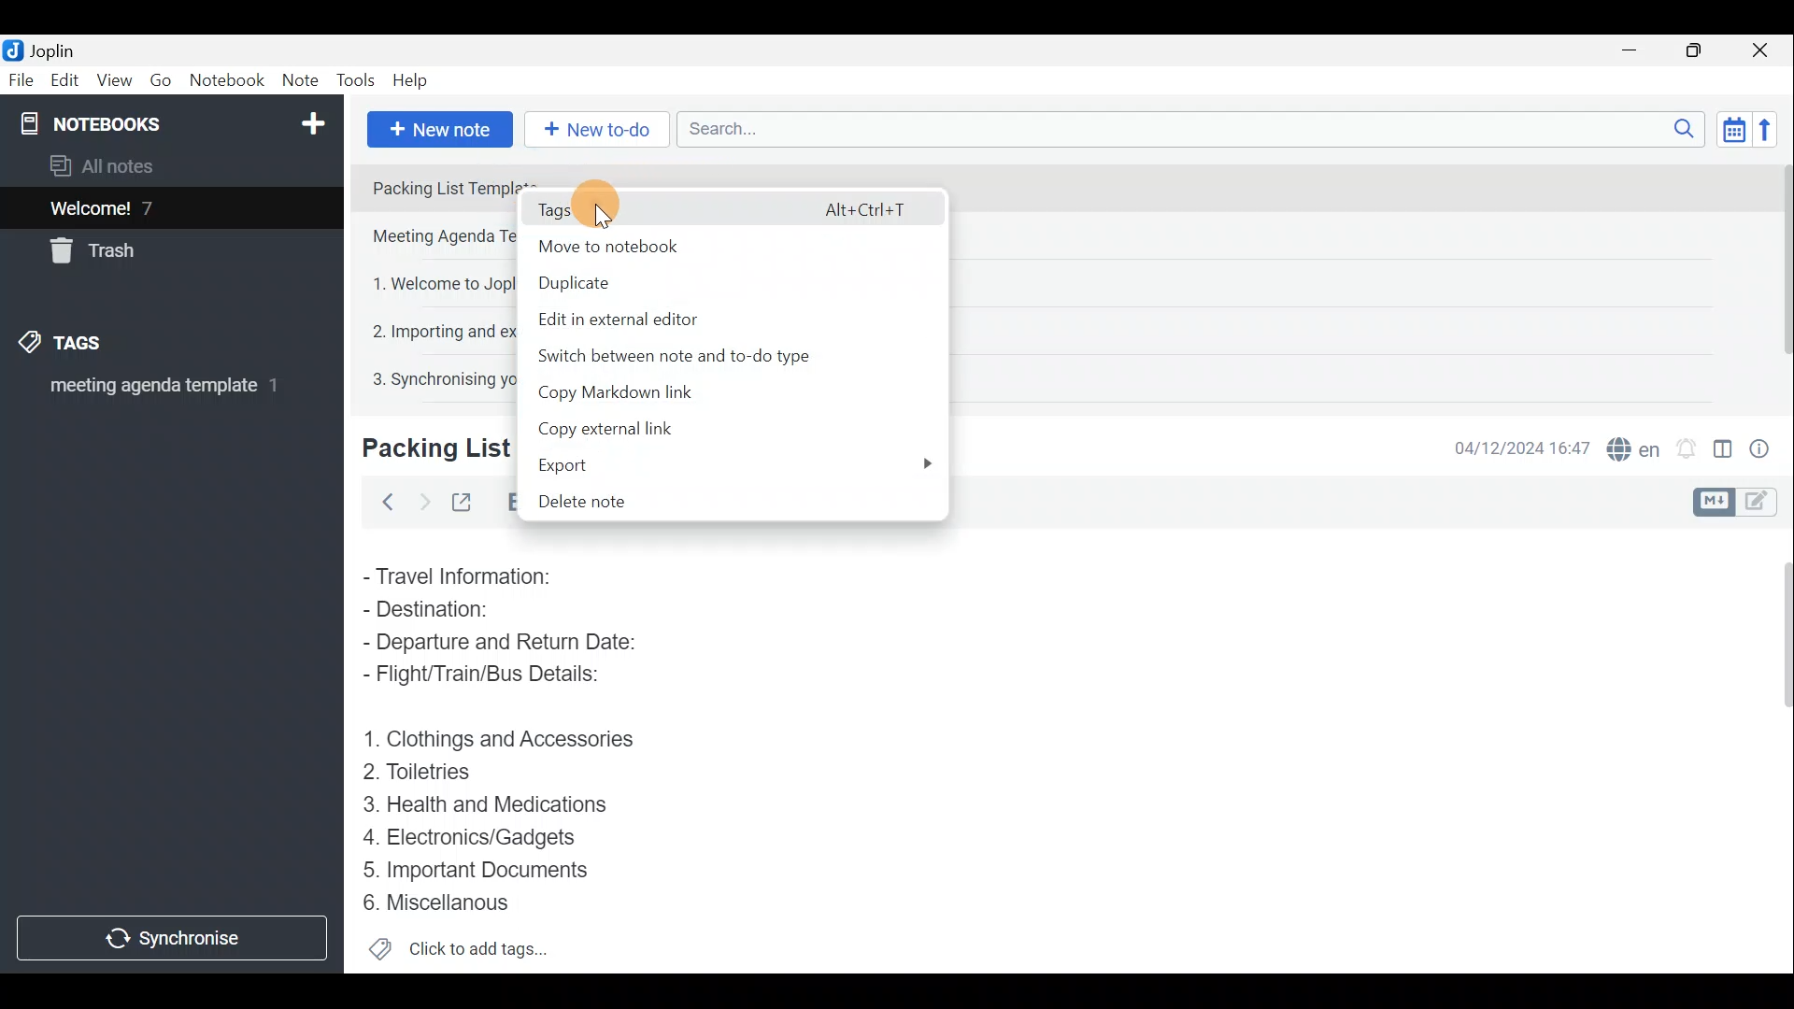  Describe the element at coordinates (438, 902) in the screenshot. I see `Miscellanous` at that location.